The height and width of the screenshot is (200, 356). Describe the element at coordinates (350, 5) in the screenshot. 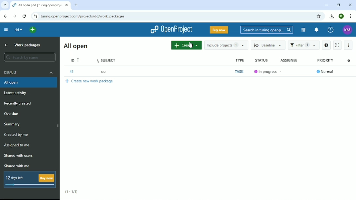

I see `Close` at that location.